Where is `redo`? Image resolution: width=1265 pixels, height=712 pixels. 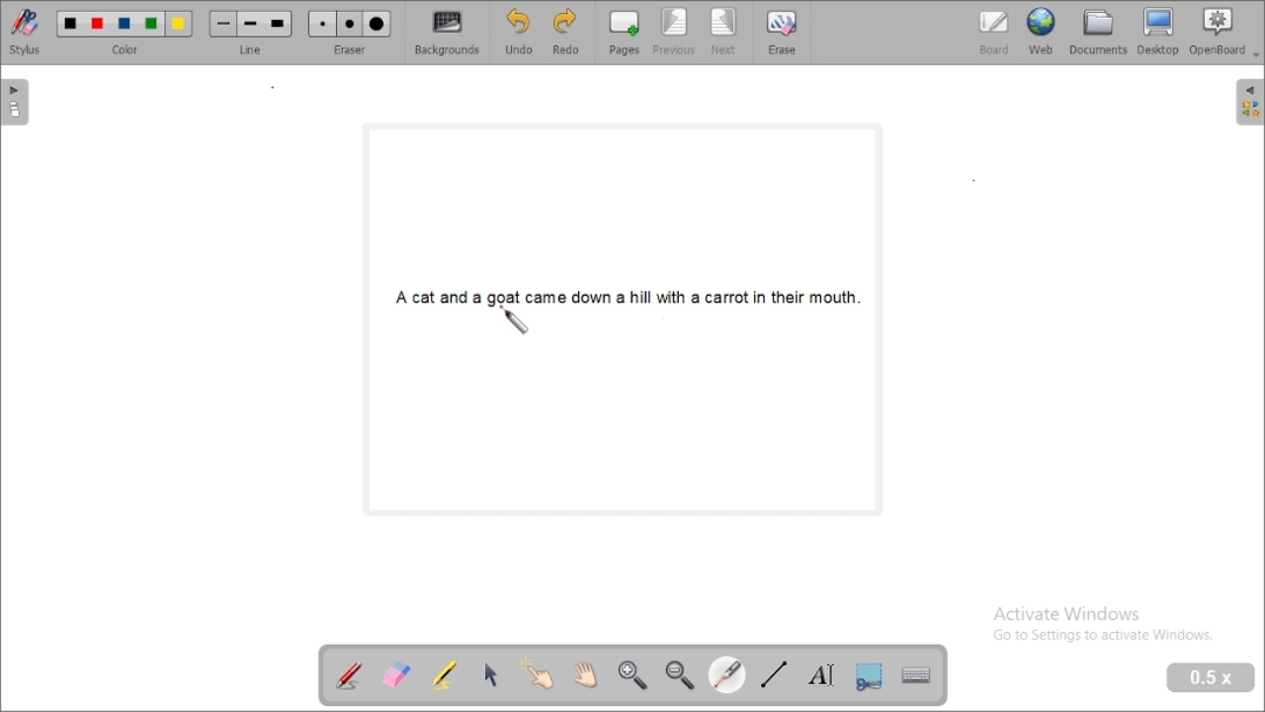
redo is located at coordinates (566, 34).